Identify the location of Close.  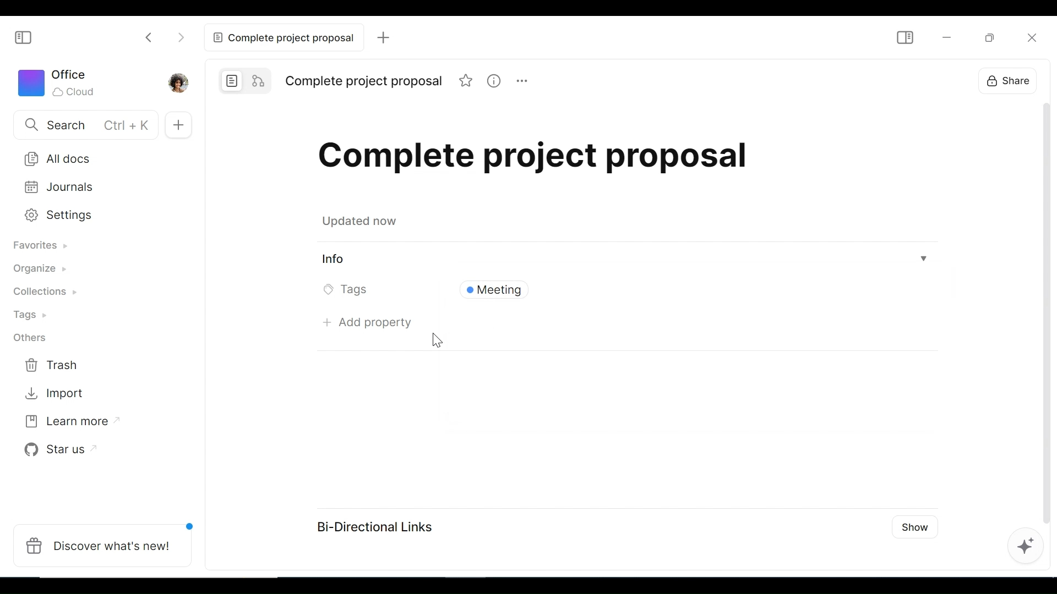
(1032, 35).